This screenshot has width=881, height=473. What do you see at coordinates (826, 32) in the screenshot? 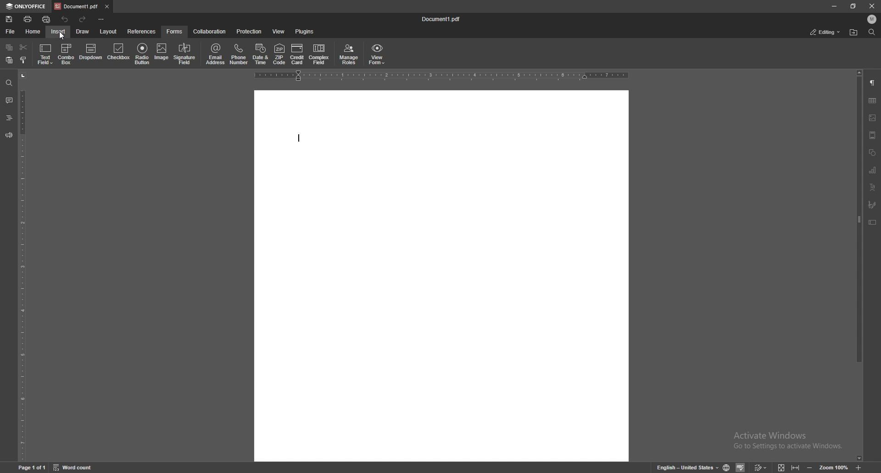
I see `status` at bounding box center [826, 32].